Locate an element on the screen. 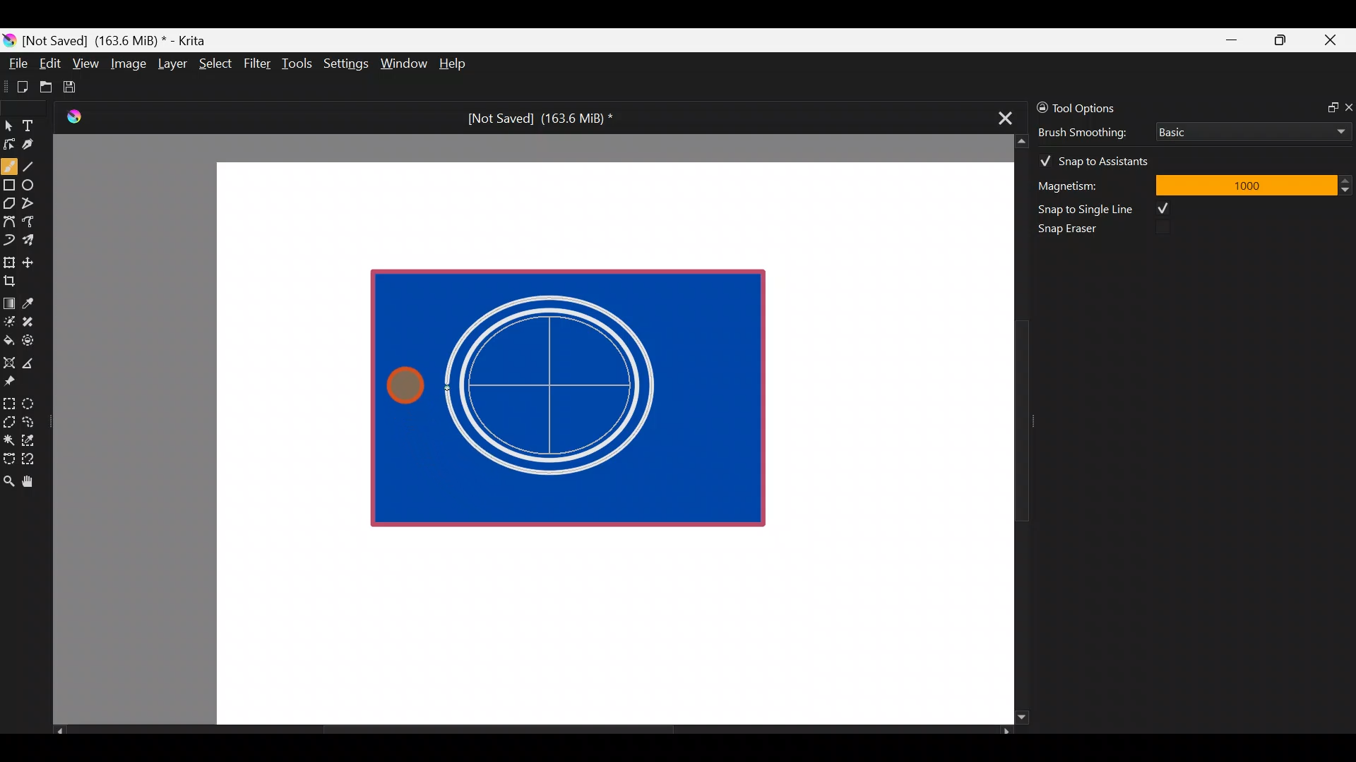 Image resolution: width=1356 pixels, height=762 pixels. Polyline tool is located at coordinates (34, 204).